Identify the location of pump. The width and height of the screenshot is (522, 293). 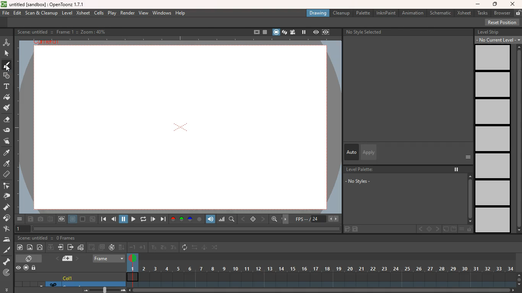
(9, 208).